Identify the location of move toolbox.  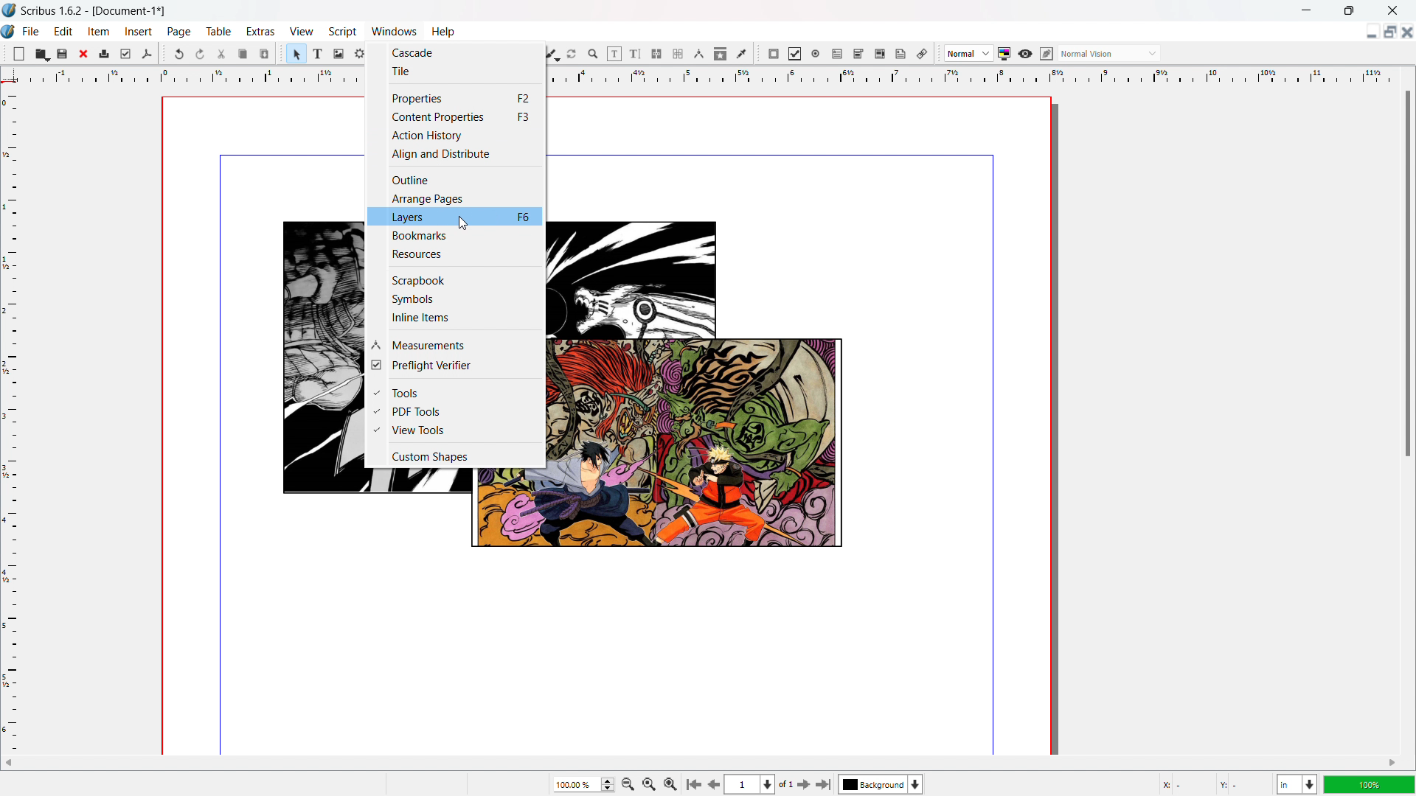
(164, 52).